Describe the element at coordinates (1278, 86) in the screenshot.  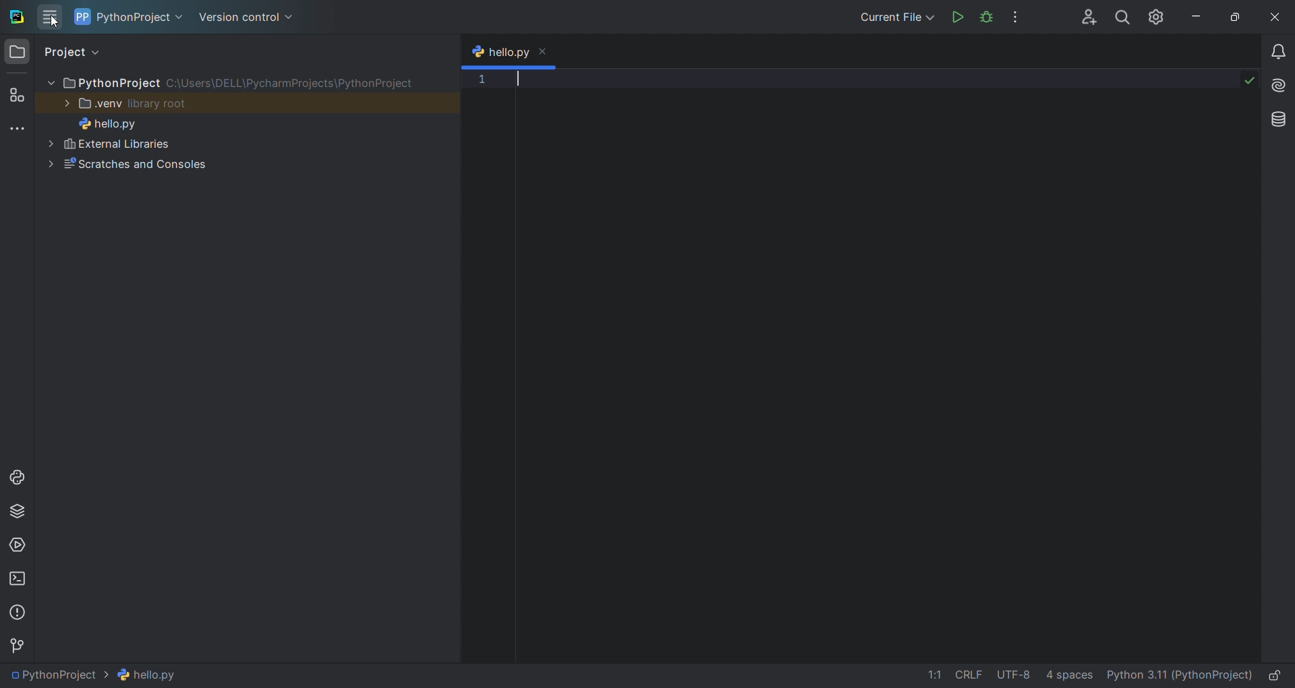
I see `ai assistant` at that location.